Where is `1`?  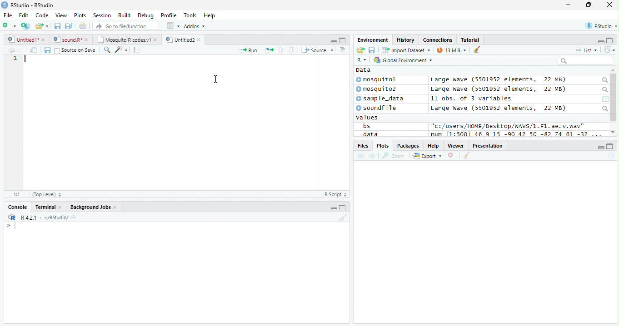 1 is located at coordinates (15, 59).